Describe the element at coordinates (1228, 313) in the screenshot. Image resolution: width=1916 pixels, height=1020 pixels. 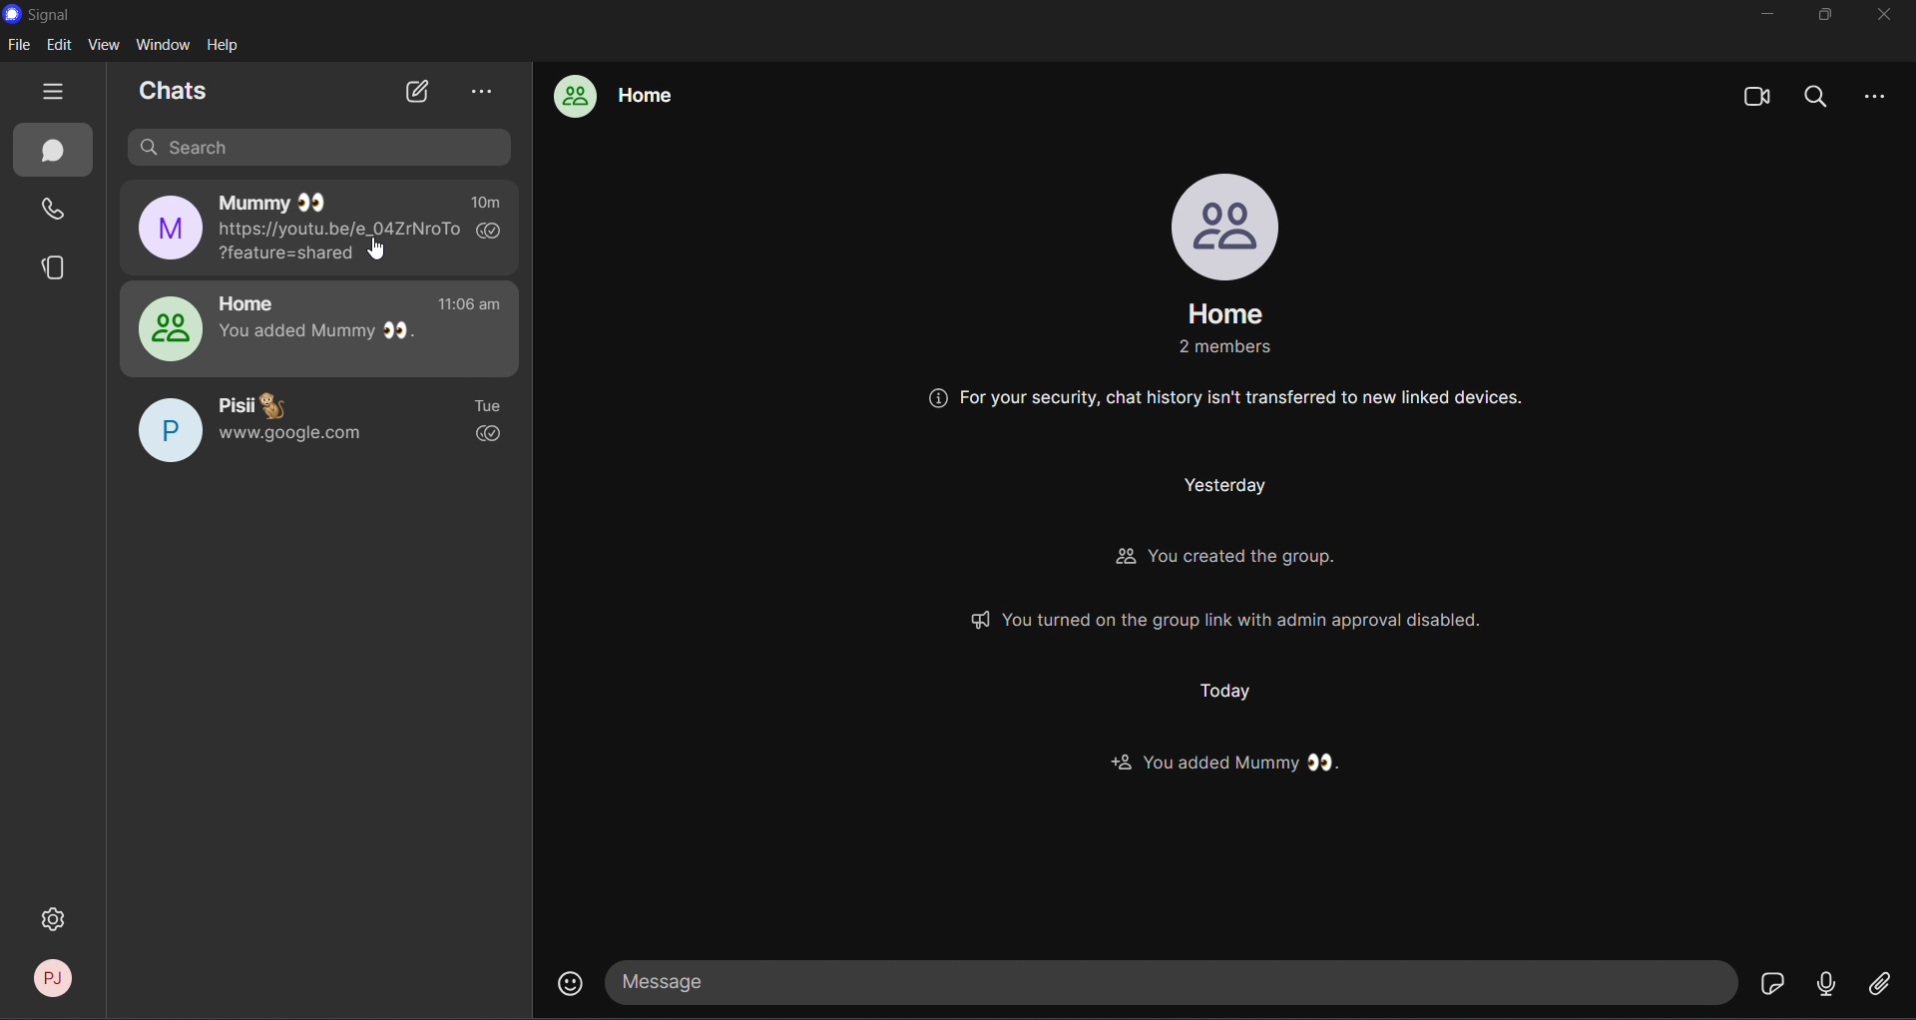
I see `group name` at that location.